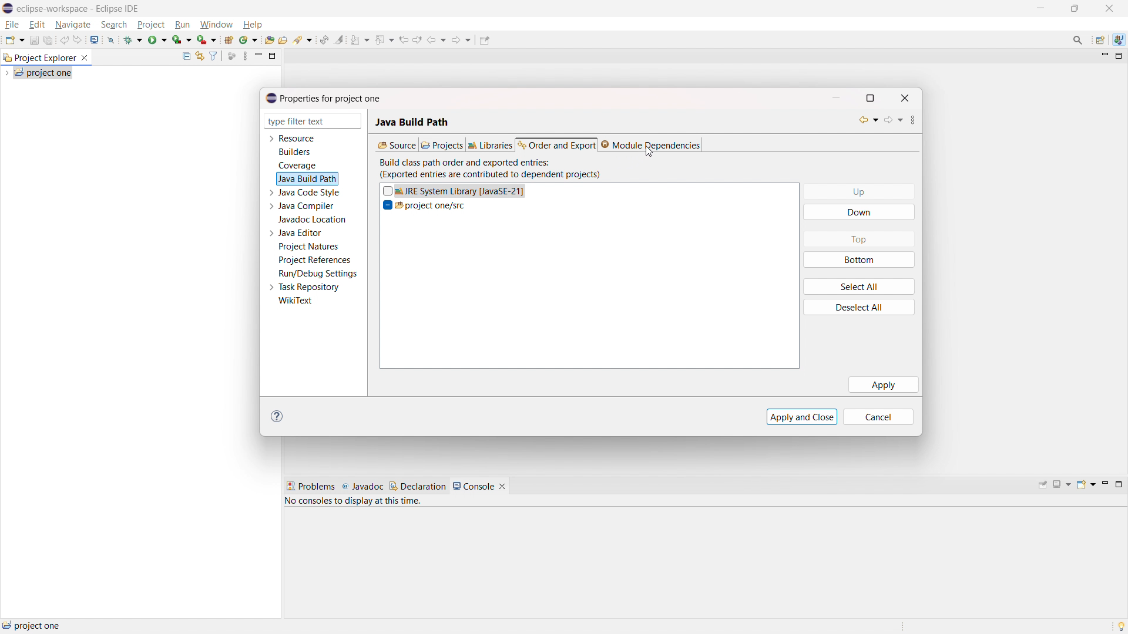 The height and width of the screenshot is (634, 1128). What do you see at coordinates (474, 486) in the screenshot?
I see `console` at bounding box center [474, 486].